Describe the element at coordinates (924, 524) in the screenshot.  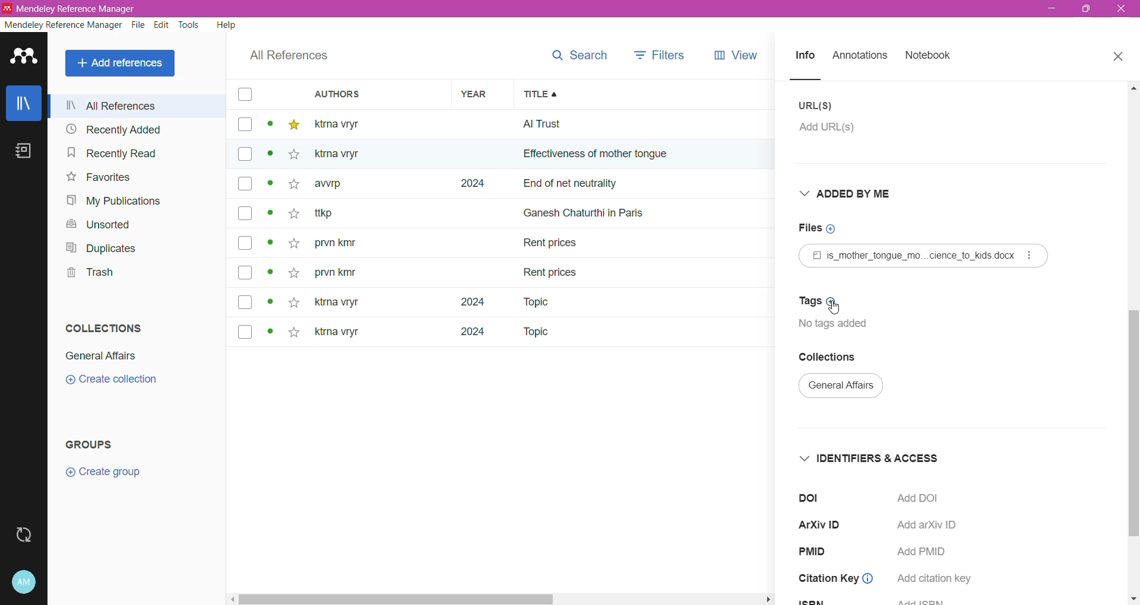
I see `Add arXiv ID` at that location.